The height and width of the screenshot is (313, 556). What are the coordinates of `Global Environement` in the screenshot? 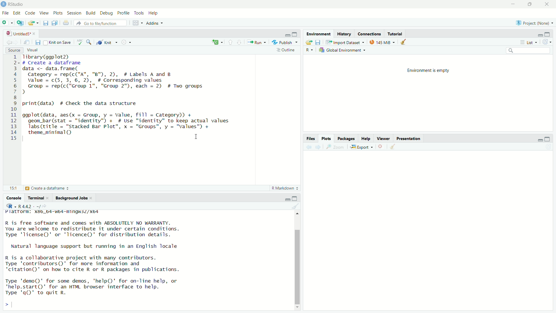 It's located at (342, 50).